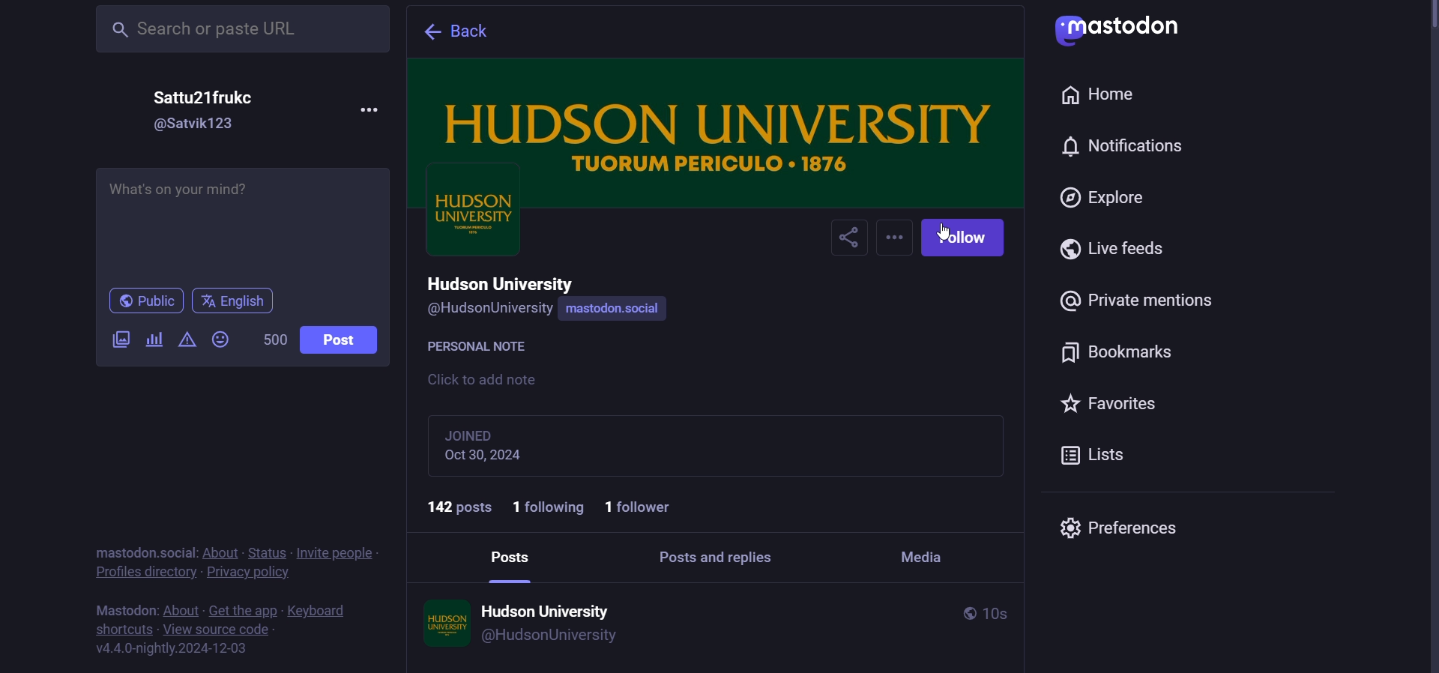  I want to click on v4.4.0-nightly.2024-12-03, so click(175, 647).